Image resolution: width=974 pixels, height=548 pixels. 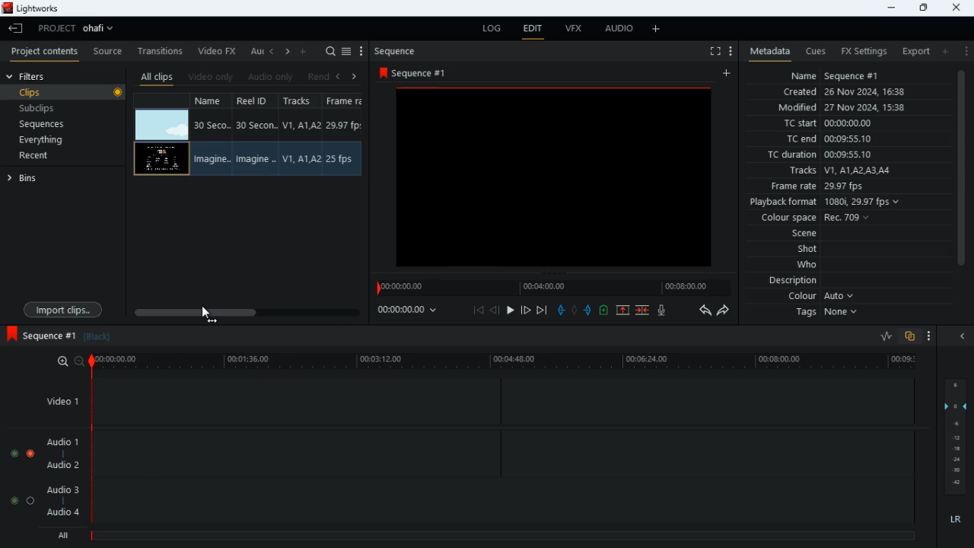 I want to click on name, so click(x=211, y=135).